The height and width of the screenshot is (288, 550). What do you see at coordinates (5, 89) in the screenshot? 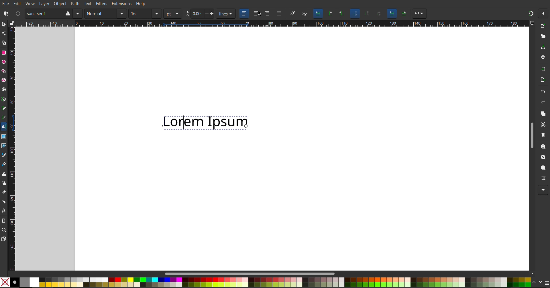
I see `Spiral` at bounding box center [5, 89].